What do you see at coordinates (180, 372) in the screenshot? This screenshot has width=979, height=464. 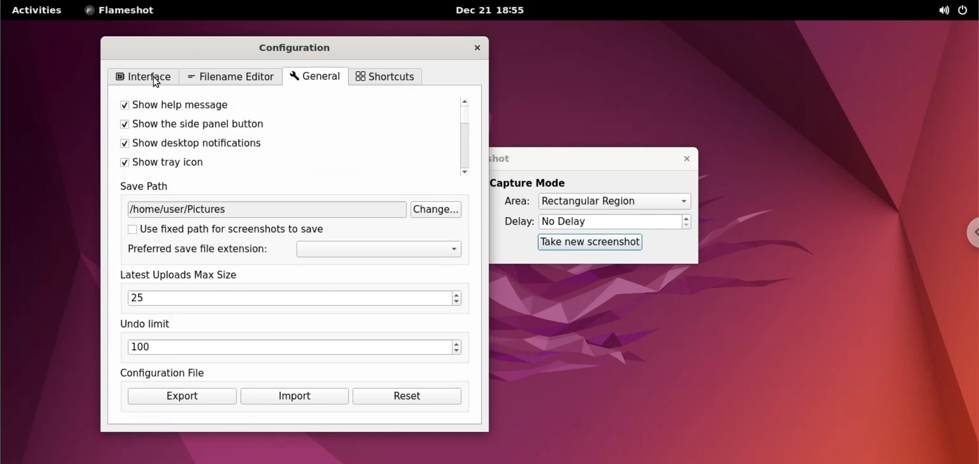 I see `configuration file` at bounding box center [180, 372].